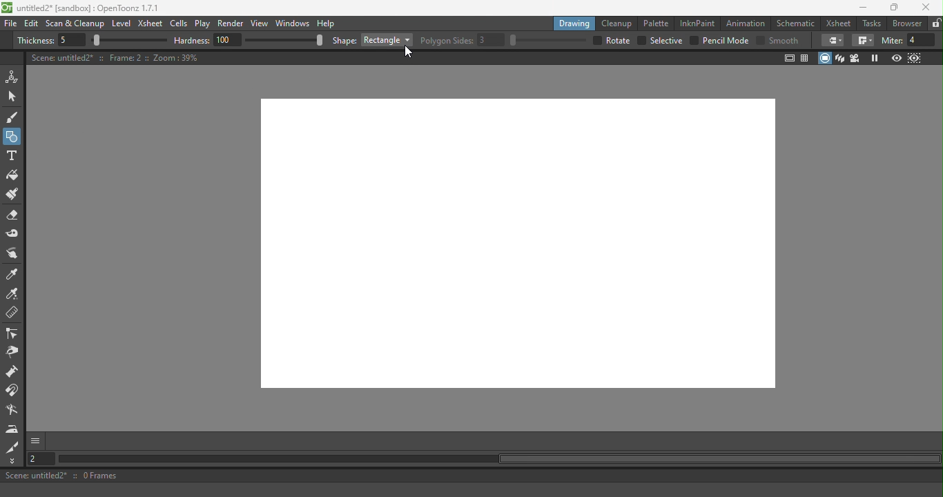  I want to click on Eraser tool, so click(14, 217).